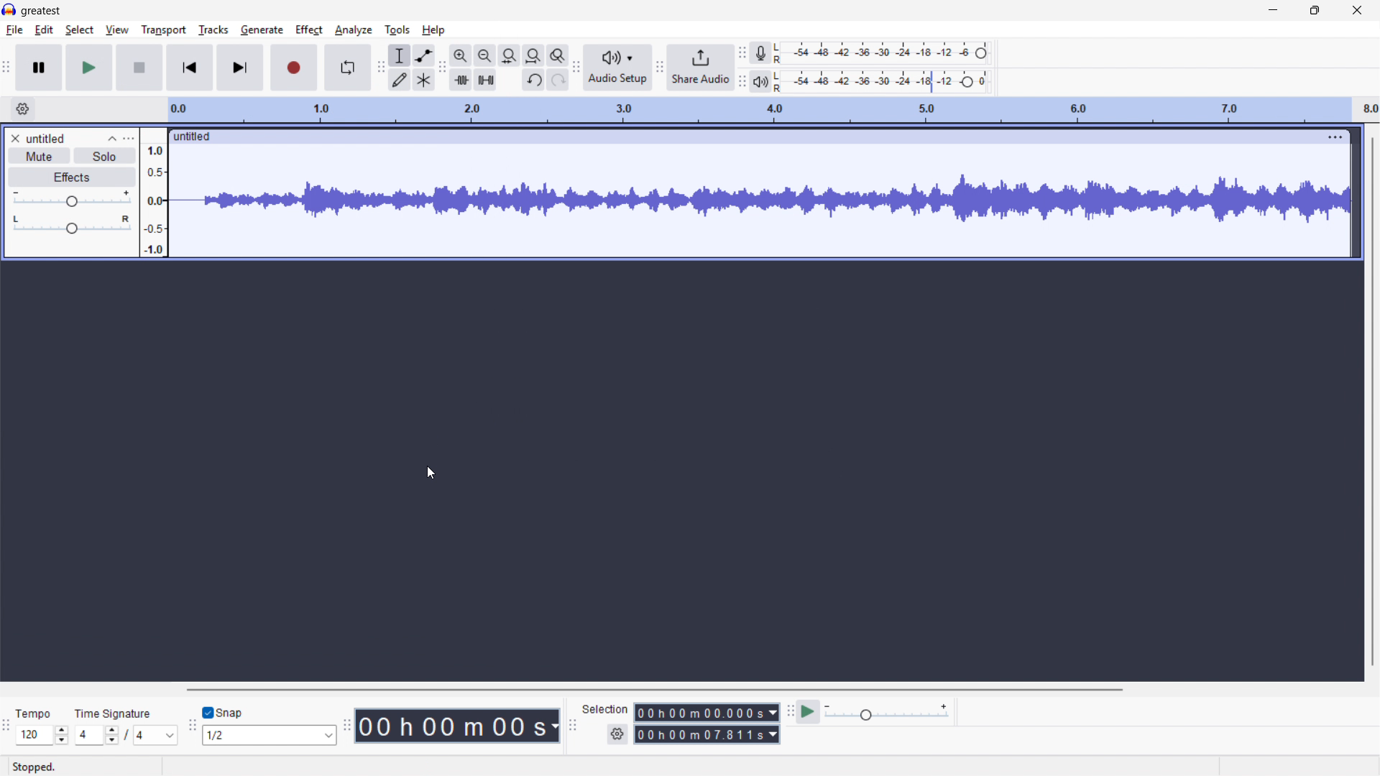 The image size is (1380, 776). What do you see at coordinates (707, 735) in the screenshot?
I see `selection end time` at bounding box center [707, 735].